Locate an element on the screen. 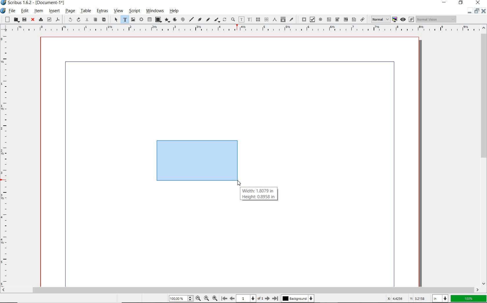 The height and width of the screenshot is (303, 487). edit is located at coordinates (24, 11).